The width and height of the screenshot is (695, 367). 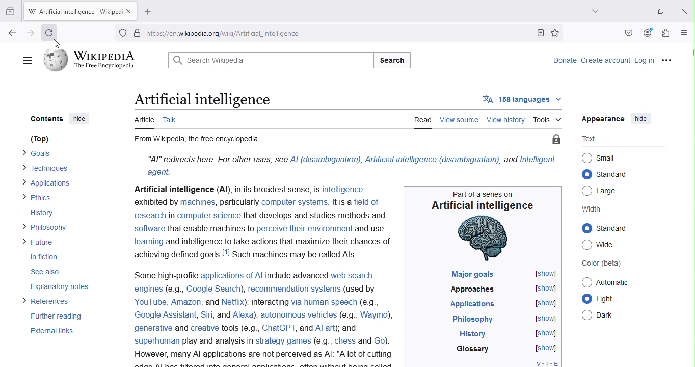 What do you see at coordinates (315, 215) in the screenshot?
I see `that develops and studies methods and` at bounding box center [315, 215].